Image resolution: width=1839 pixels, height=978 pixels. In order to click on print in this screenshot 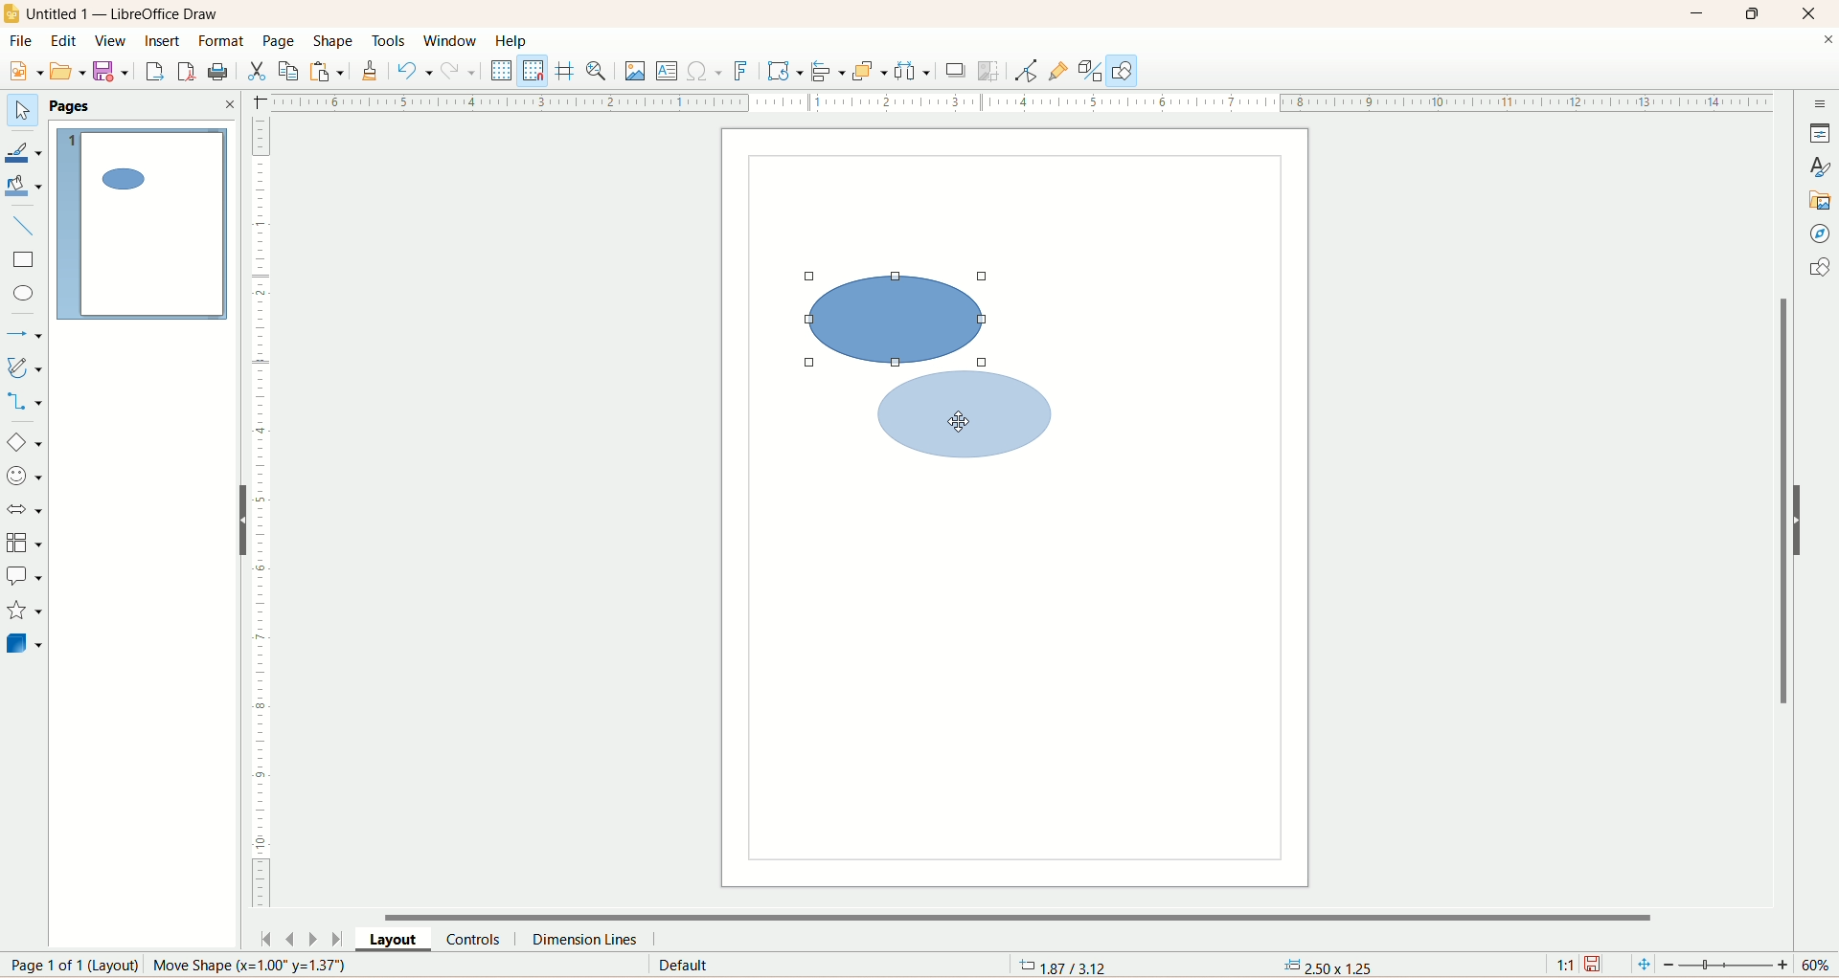, I will do `click(225, 73)`.